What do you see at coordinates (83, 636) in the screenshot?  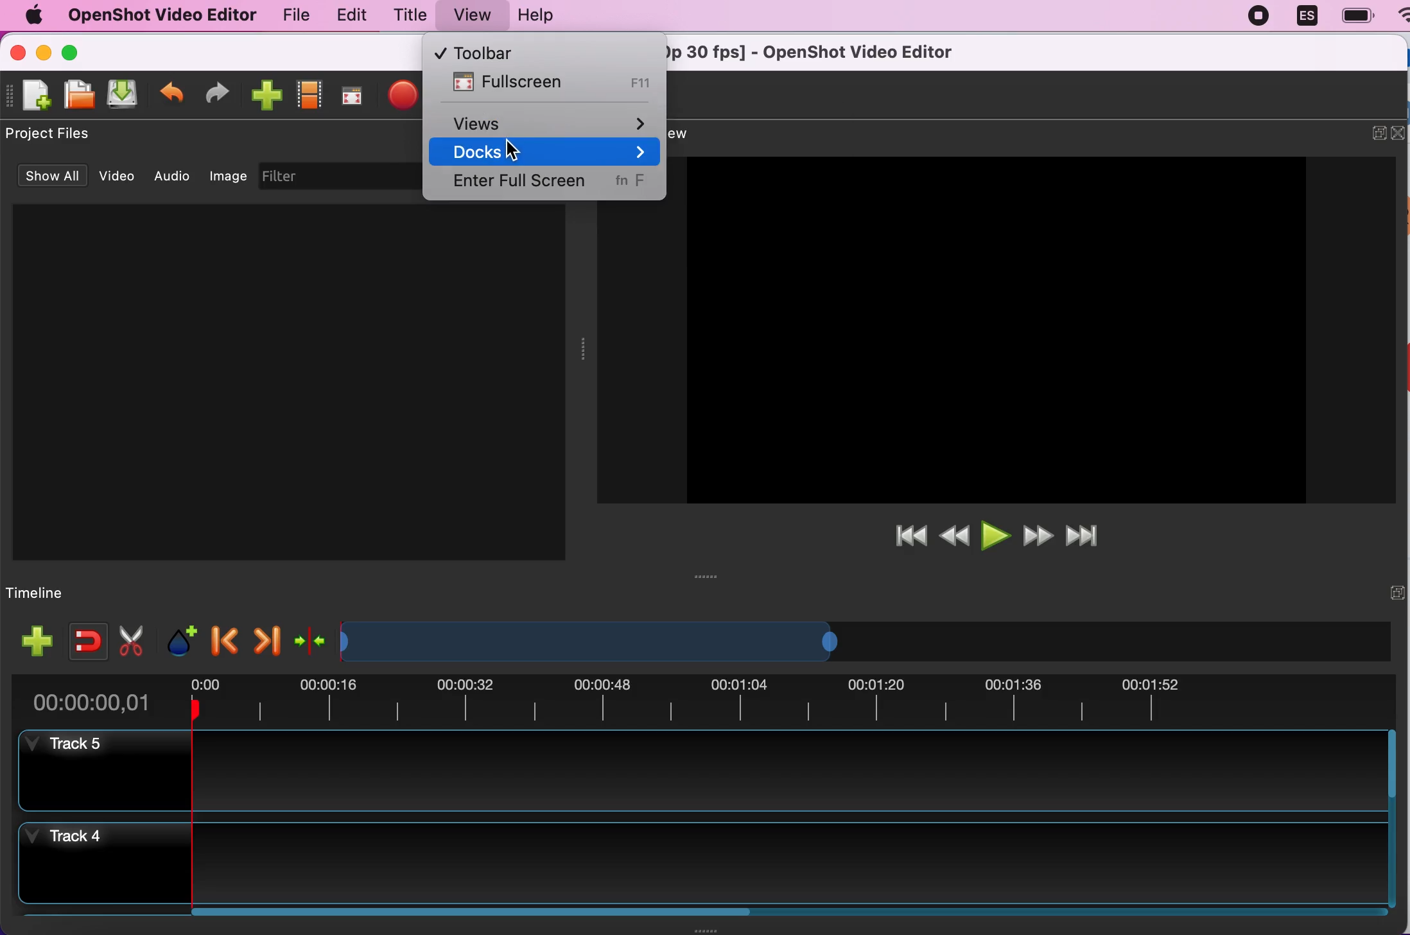 I see `enable snapping` at bounding box center [83, 636].